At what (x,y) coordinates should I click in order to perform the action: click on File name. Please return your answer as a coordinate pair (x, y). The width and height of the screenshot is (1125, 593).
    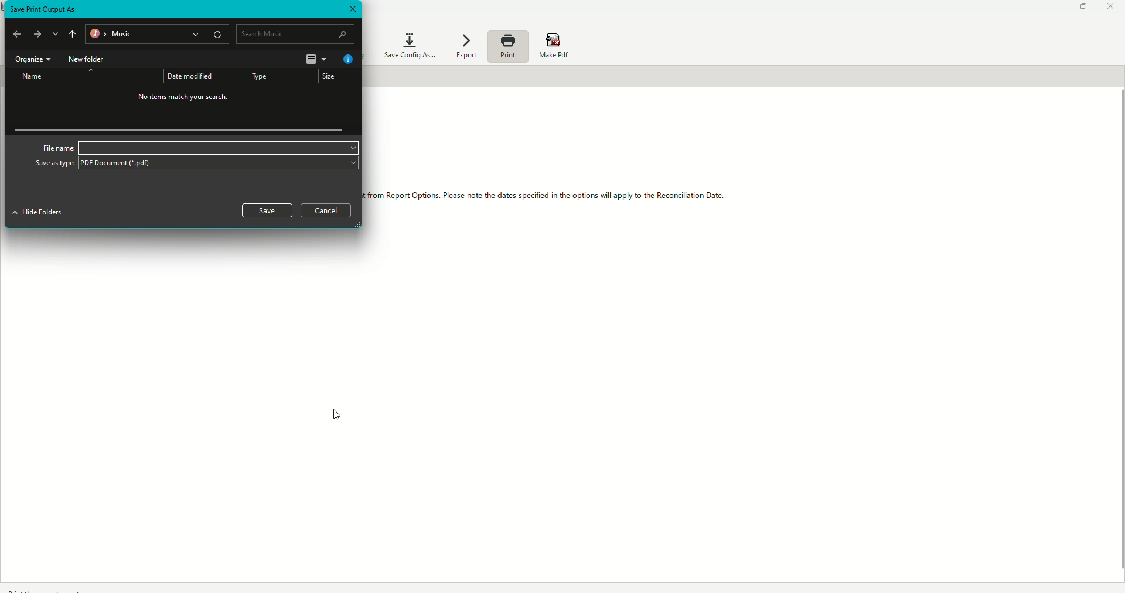
    Looking at the image, I should click on (196, 146).